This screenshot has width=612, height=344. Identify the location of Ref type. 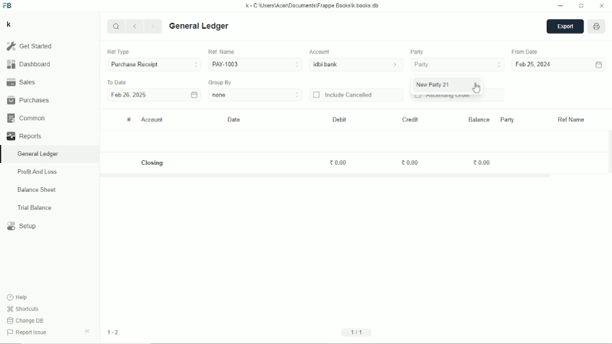
(118, 52).